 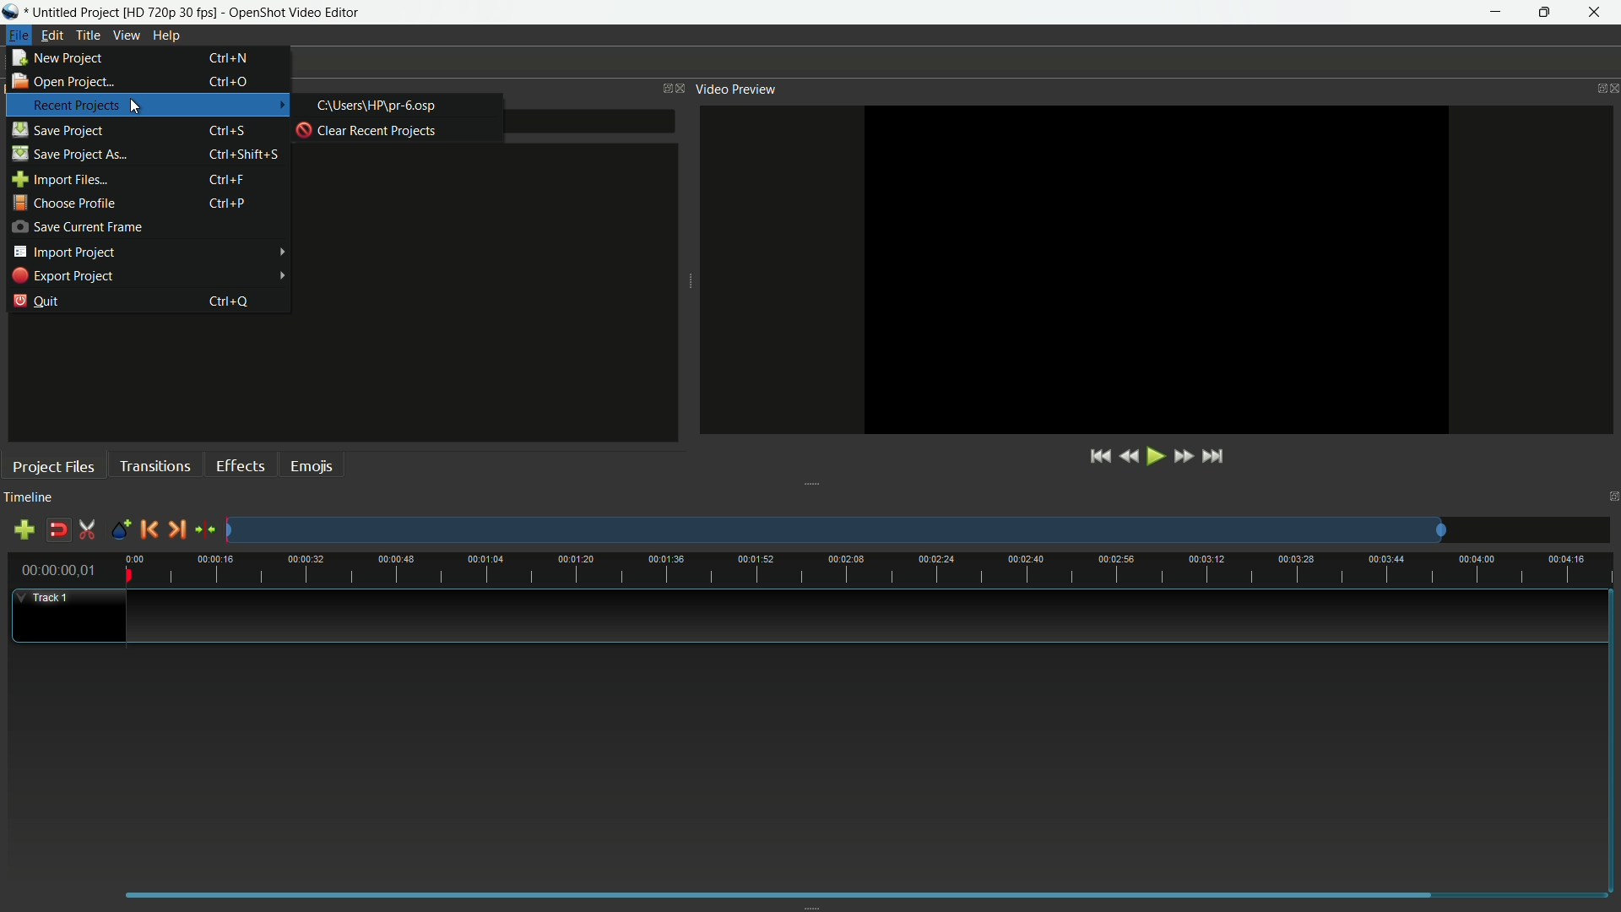 What do you see at coordinates (242, 464) in the screenshot?
I see `effects` at bounding box center [242, 464].